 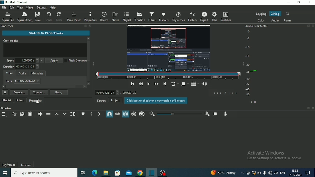 What do you see at coordinates (19, 92) in the screenshot?
I see `Reverse` at bounding box center [19, 92].